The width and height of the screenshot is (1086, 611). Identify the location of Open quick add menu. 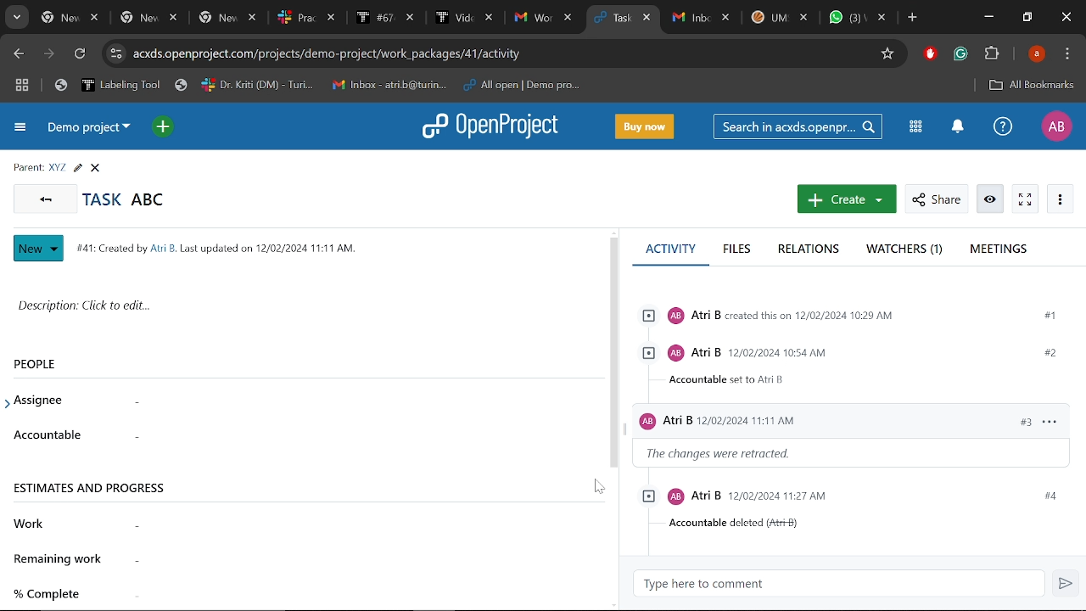
(165, 128).